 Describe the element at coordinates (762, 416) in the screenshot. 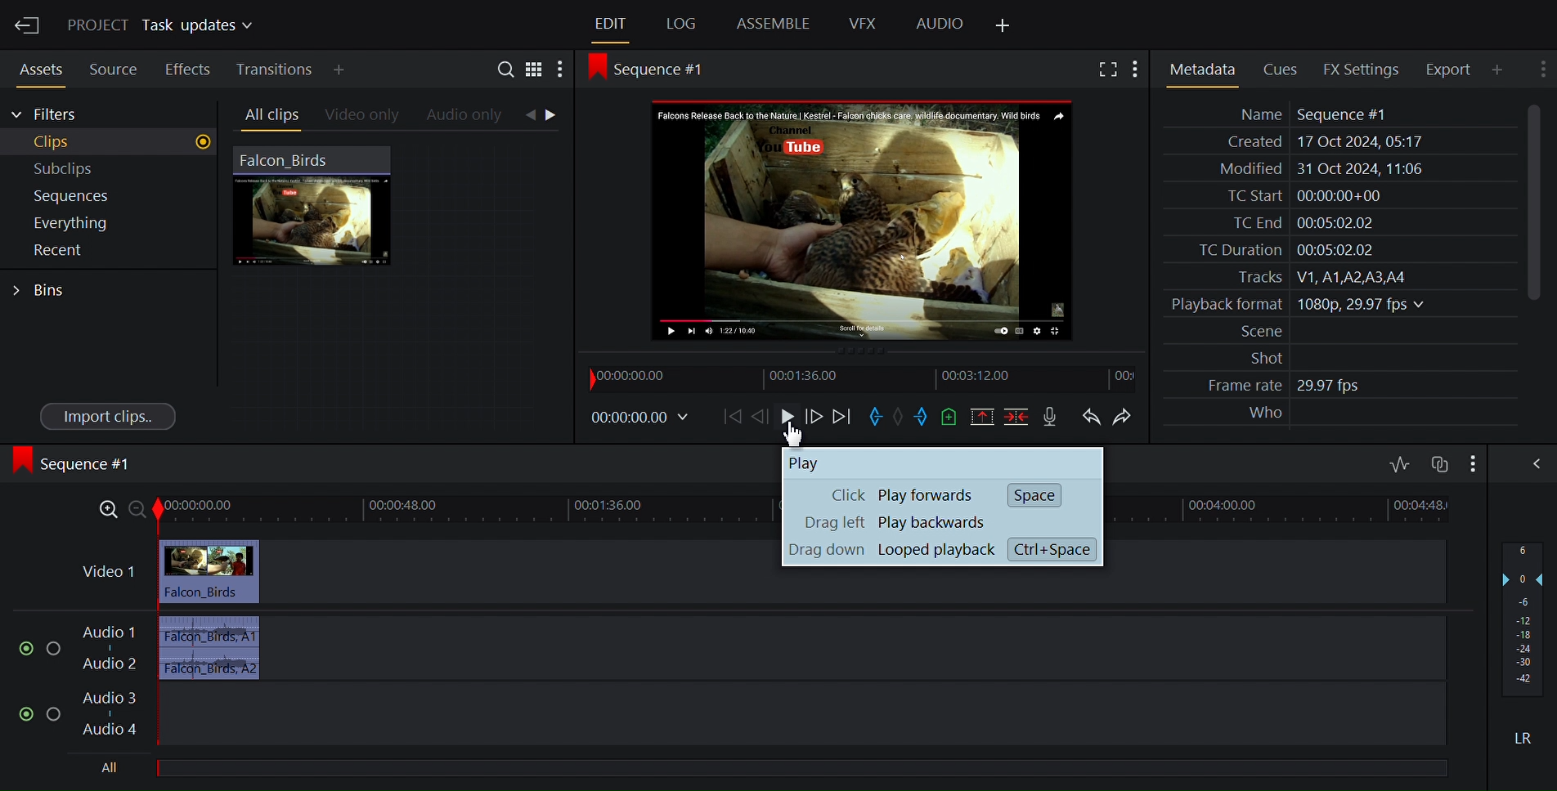

I see `Nudge one frame backward` at that location.